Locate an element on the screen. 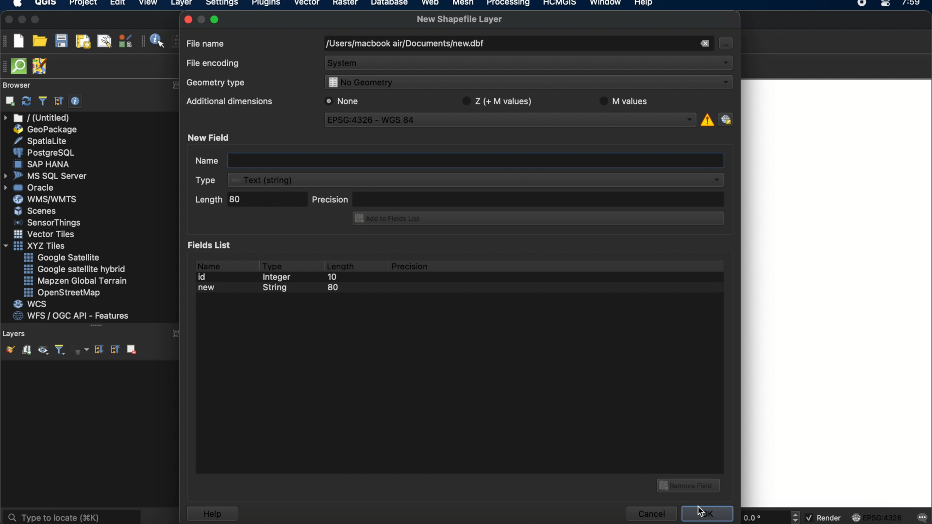 The image size is (932, 524). Name is located at coordinates (197, 162).